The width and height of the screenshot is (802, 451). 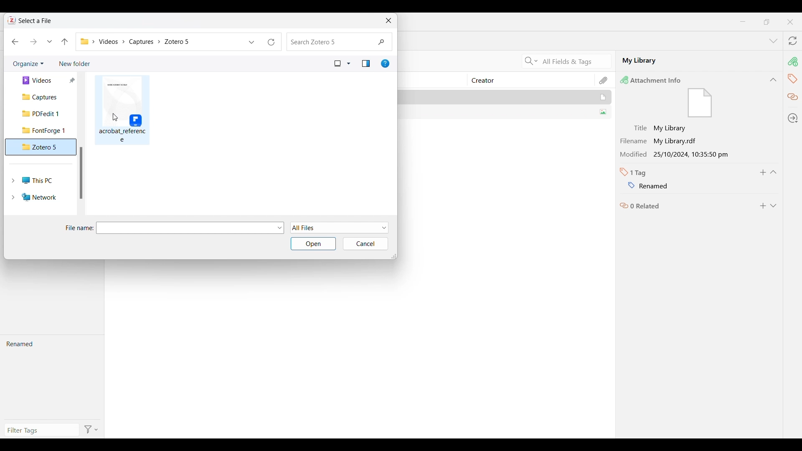 I want to click on Search folder changed to Zotero 5, so click(x=327, y=41).